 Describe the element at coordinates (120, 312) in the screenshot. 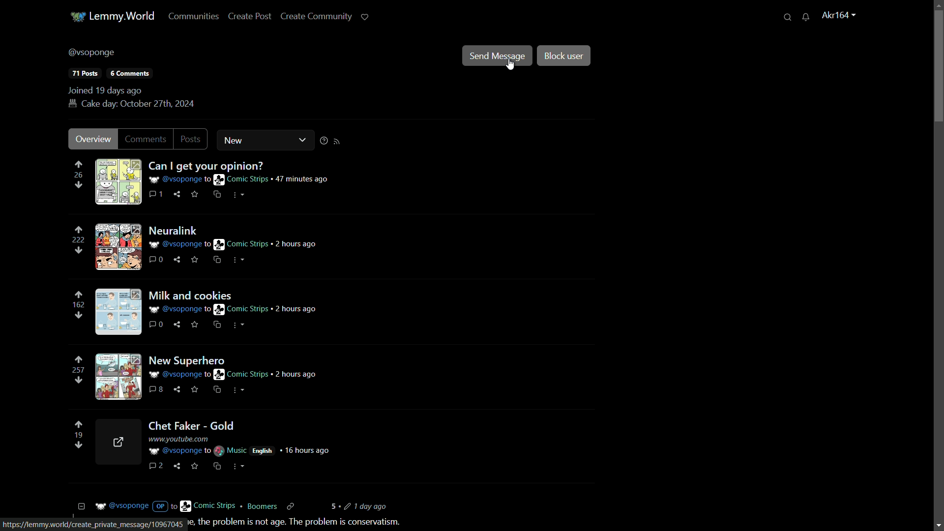

I see `image` at that location.